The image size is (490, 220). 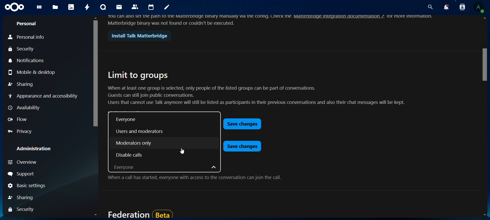 What do you see at coordinates (23, 198) in the screenshot?
I see `sharing` at bounding box center [23, 198].